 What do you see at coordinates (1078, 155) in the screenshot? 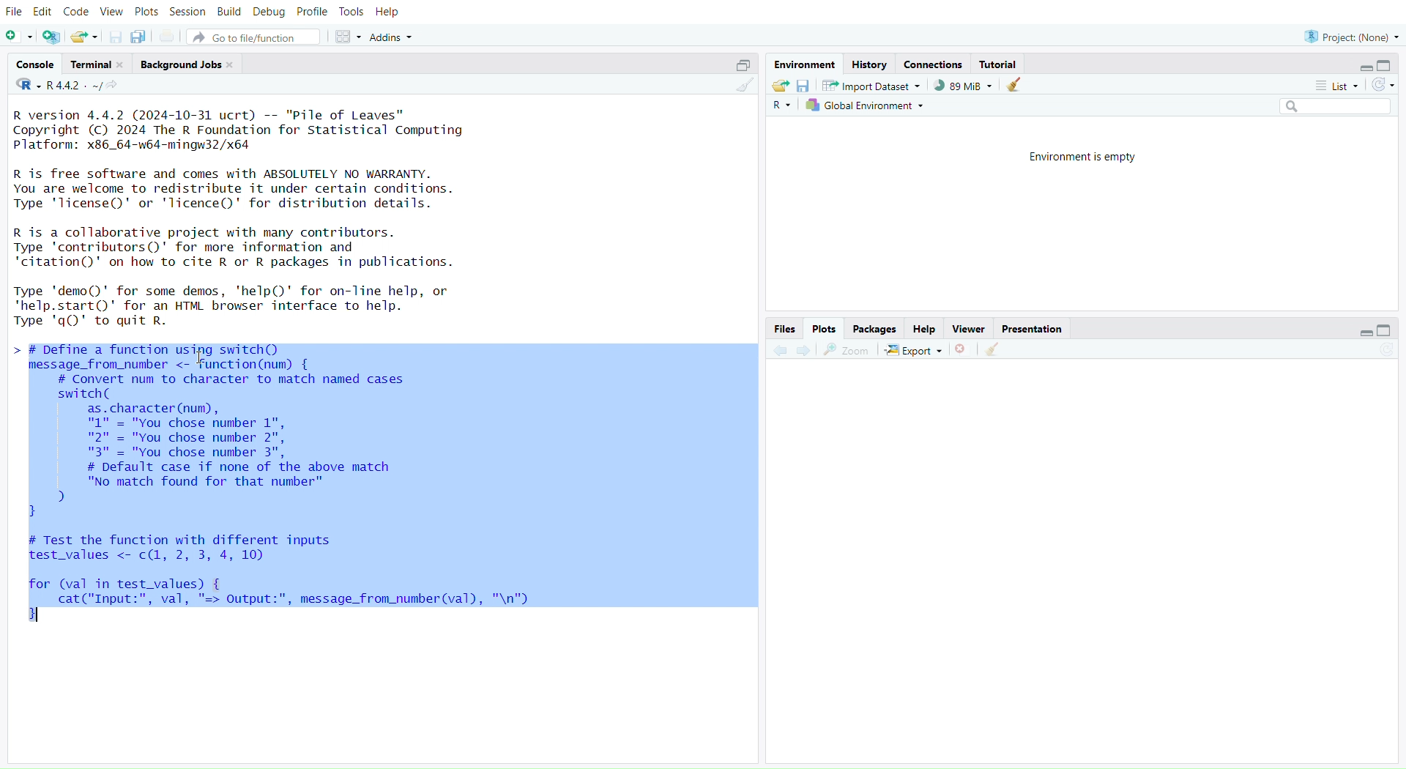
I see `Environment is empty` at bounding box center [1078, 155].